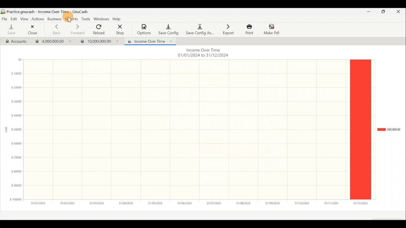 This screenshot has width=406, height=228. I want to click on Back, so click(56, 29).